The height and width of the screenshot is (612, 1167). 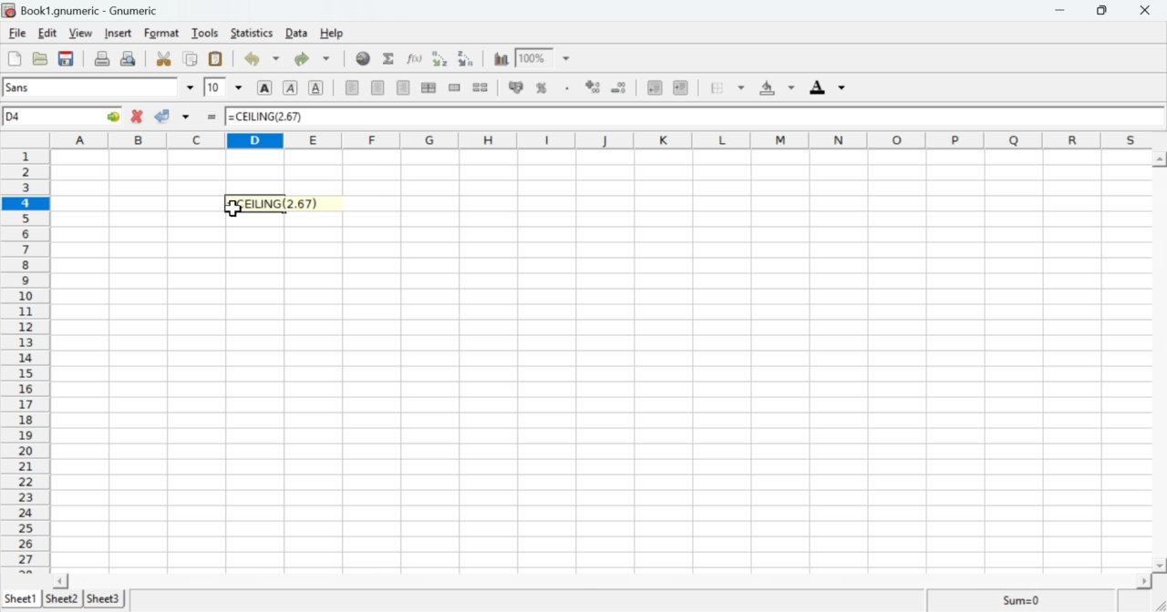 What do you see at coordinates (254, 33) in the screenshot?
I see `Statistics` at bounding box center [254, 33].